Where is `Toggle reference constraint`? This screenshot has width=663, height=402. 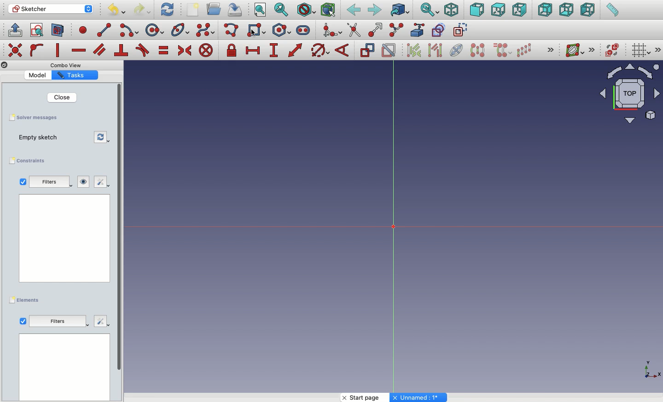 Toggle reference constraint is located at coordinates (367, 50).